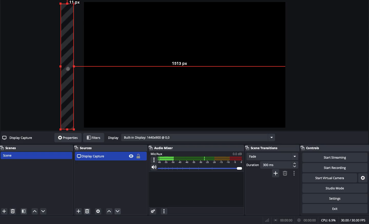 Image resolution: width=369 pixels, height=224 pixels. Describe the element at coordinates (284, 220) in the screenshot. I see `Broadcast` at that location.